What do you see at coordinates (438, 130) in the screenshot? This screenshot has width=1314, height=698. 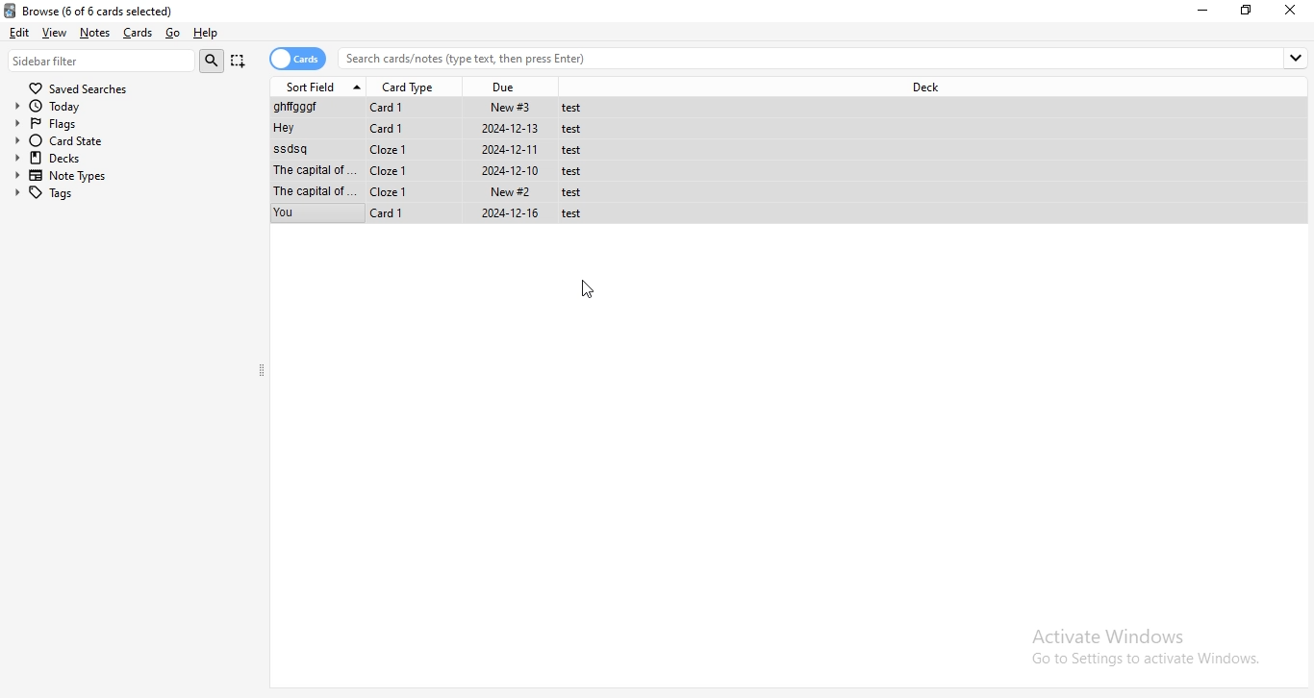 I see `File` at bounding box center [438, 130].